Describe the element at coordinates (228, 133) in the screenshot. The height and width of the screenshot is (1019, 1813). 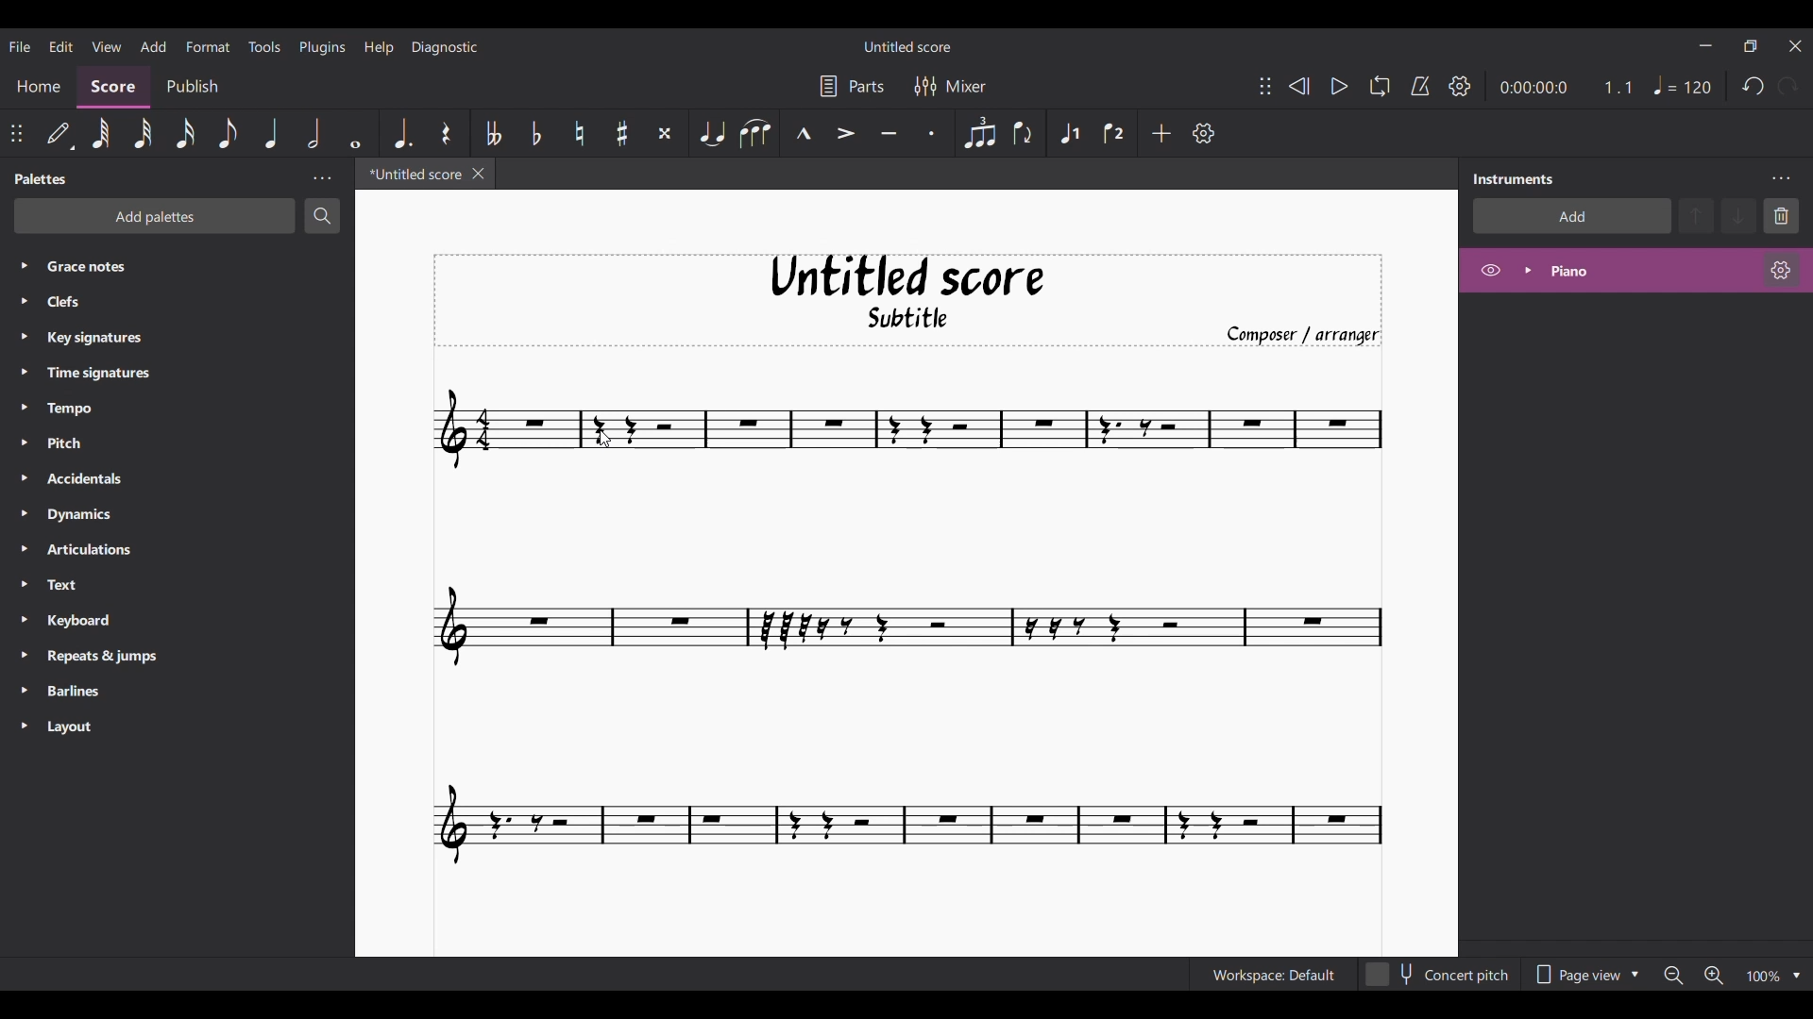
I see `8th note` at that location.